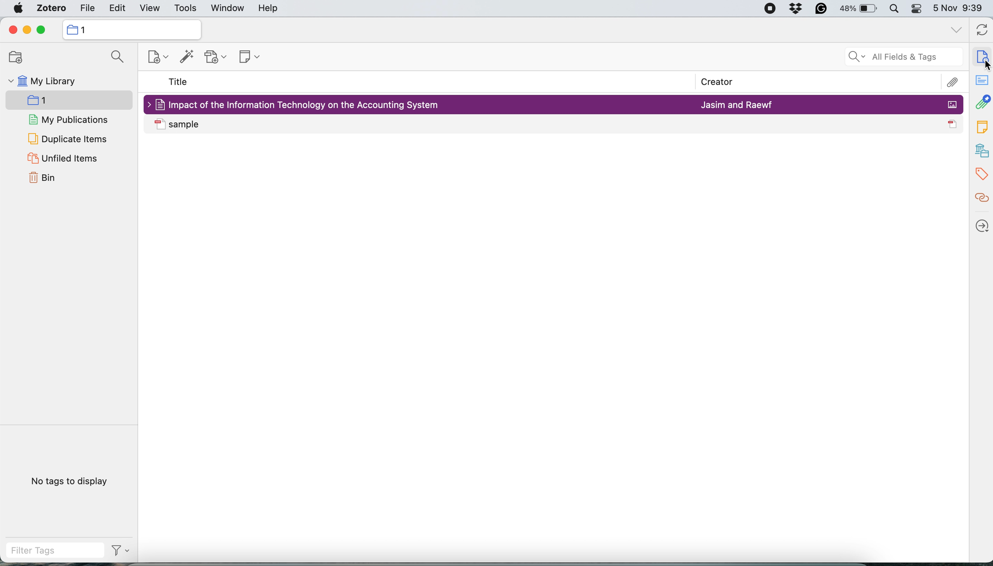  I want to click on add collection, so click(18, 58).